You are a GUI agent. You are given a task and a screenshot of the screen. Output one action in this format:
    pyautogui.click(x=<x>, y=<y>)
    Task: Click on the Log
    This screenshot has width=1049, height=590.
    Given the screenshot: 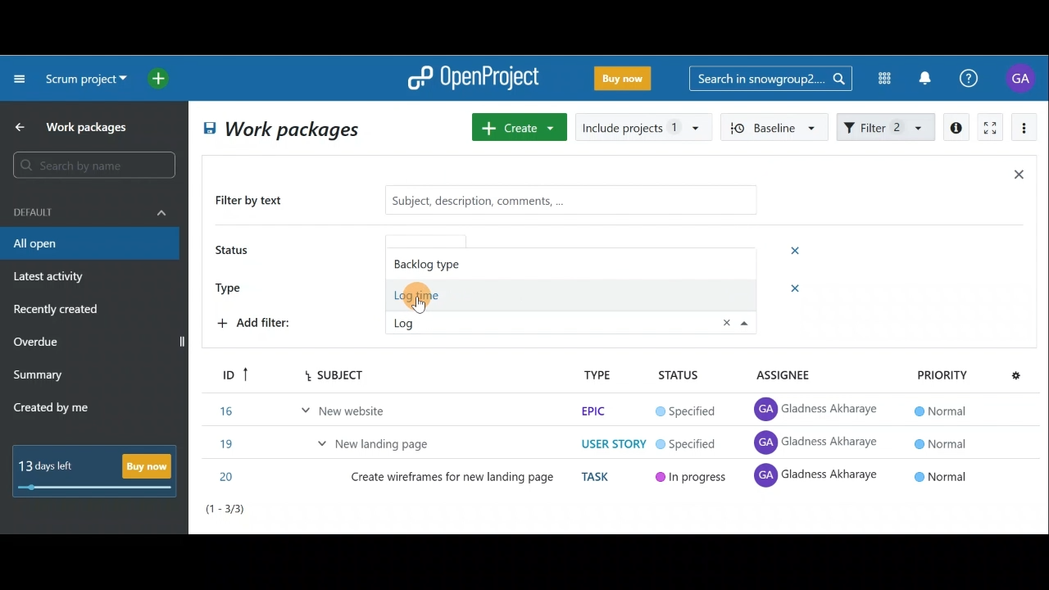 What is the action you would take?
    pyautogui.click(x=418, y=321)
    